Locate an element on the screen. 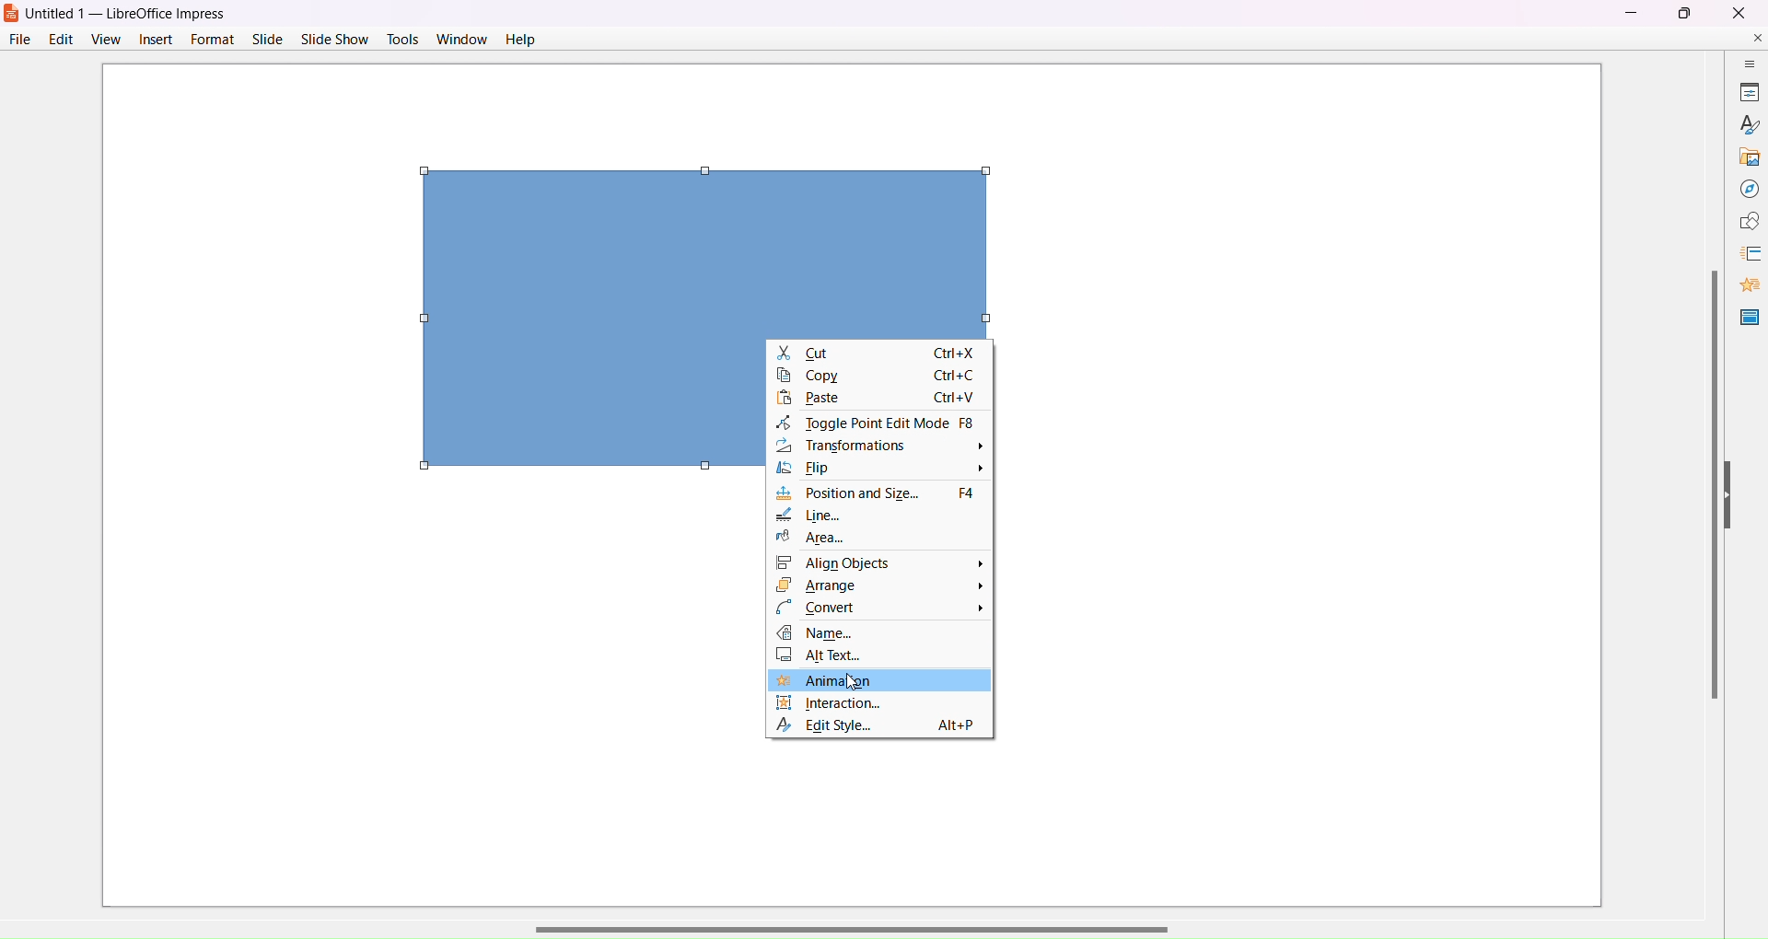  Flip is located at coordinates (884, 471).